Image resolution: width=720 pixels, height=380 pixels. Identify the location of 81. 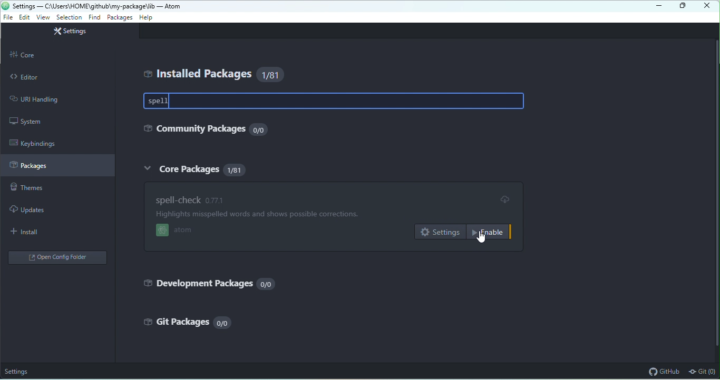
(269, 75).